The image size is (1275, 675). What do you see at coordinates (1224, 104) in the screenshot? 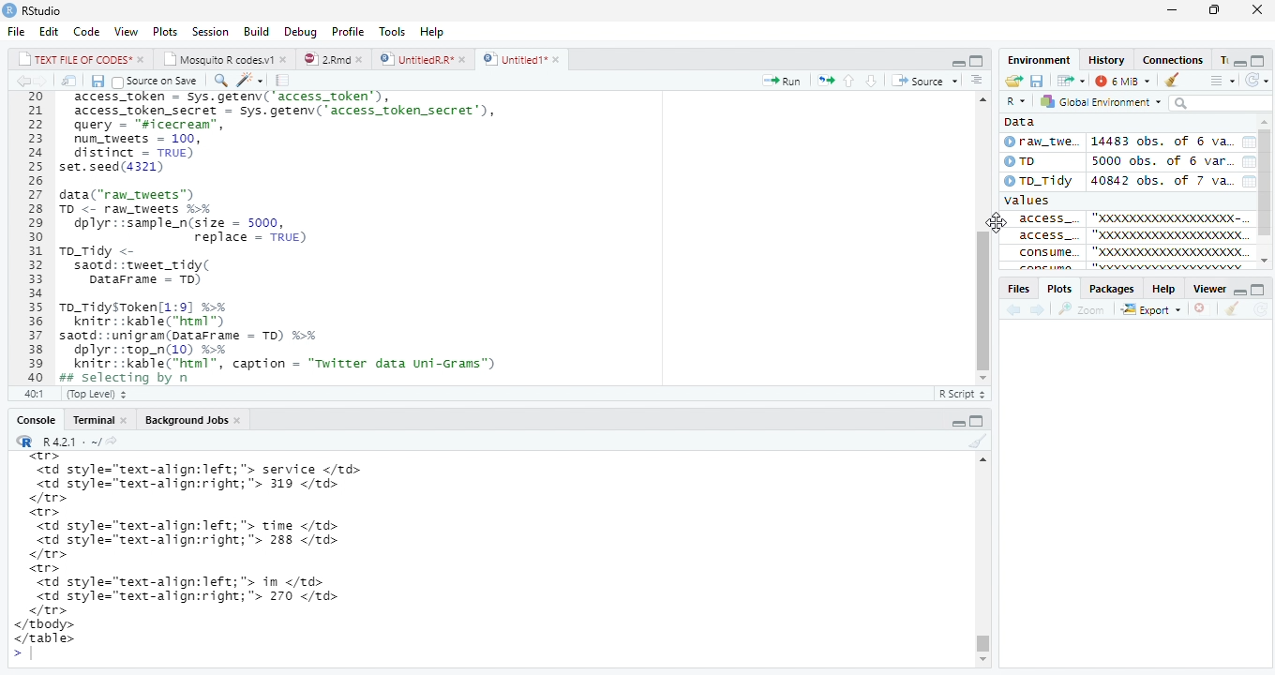
I see `searchbar` at bounding box center [1224, 104].